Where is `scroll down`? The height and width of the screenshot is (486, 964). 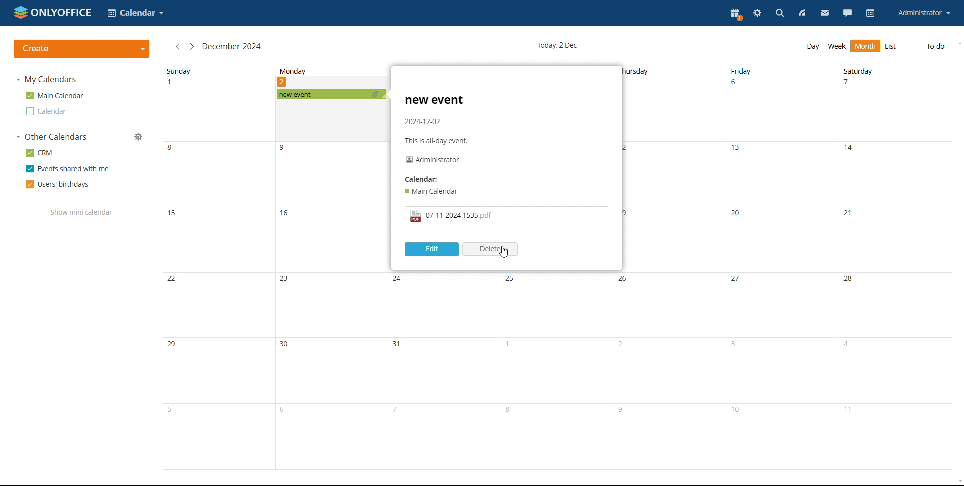 scroll down is located at coordinates (958, 481).